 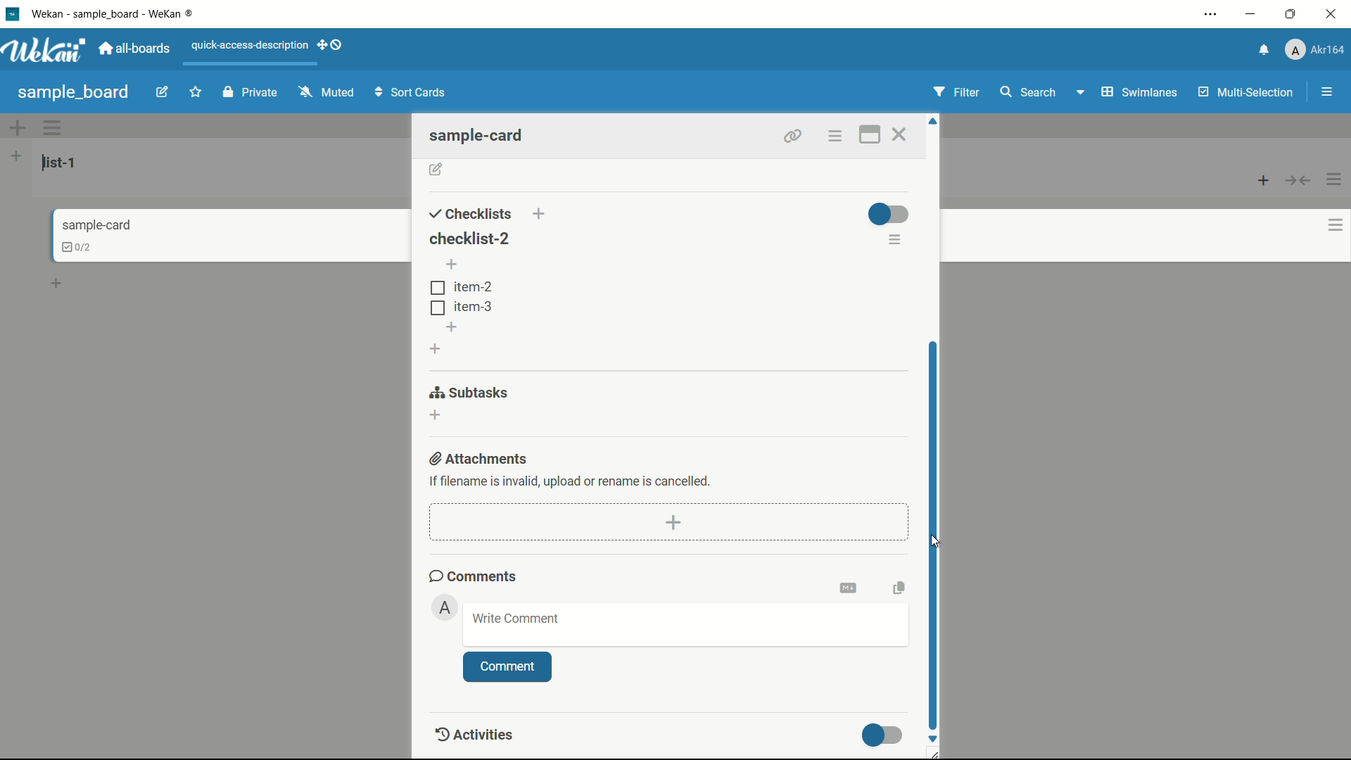 What do you see at coordinates (453, 266) in the screenshot?
I see `add item` at bounding box center [453, 266].